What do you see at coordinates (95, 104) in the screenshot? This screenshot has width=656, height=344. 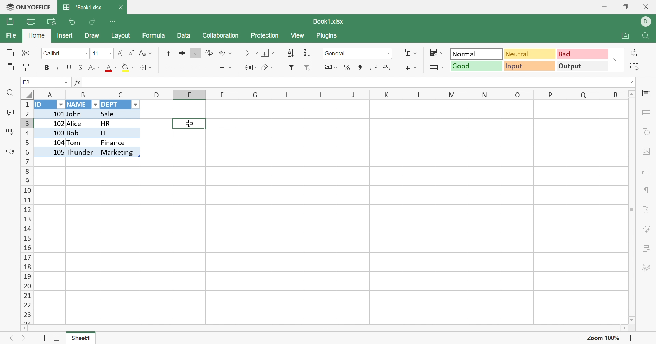 I see `Drop Down` at bounding box center [95, 104].